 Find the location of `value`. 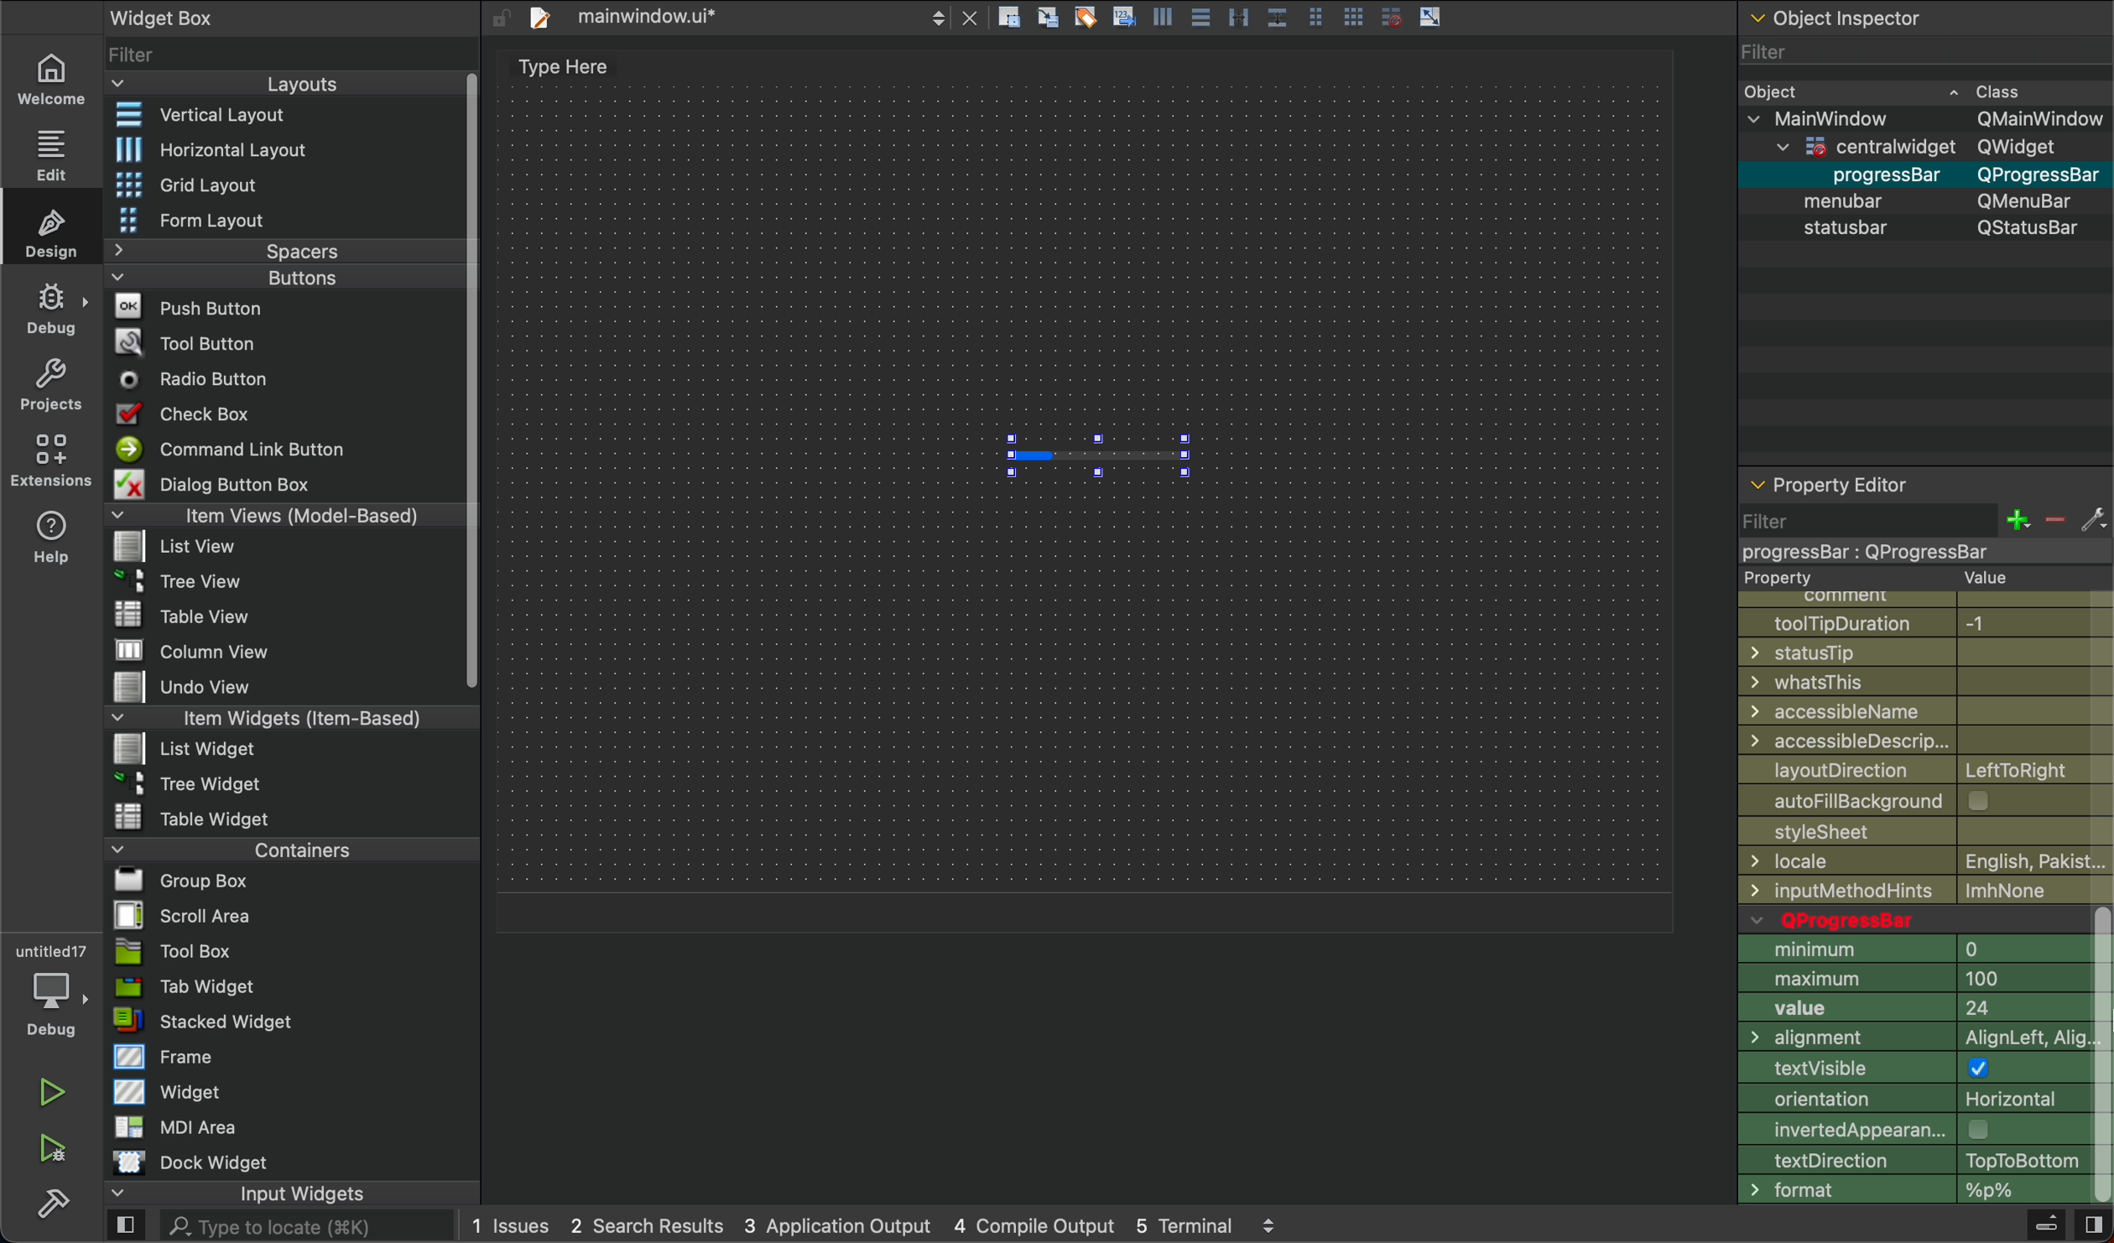

value is located at coordinates (1914, 1012).